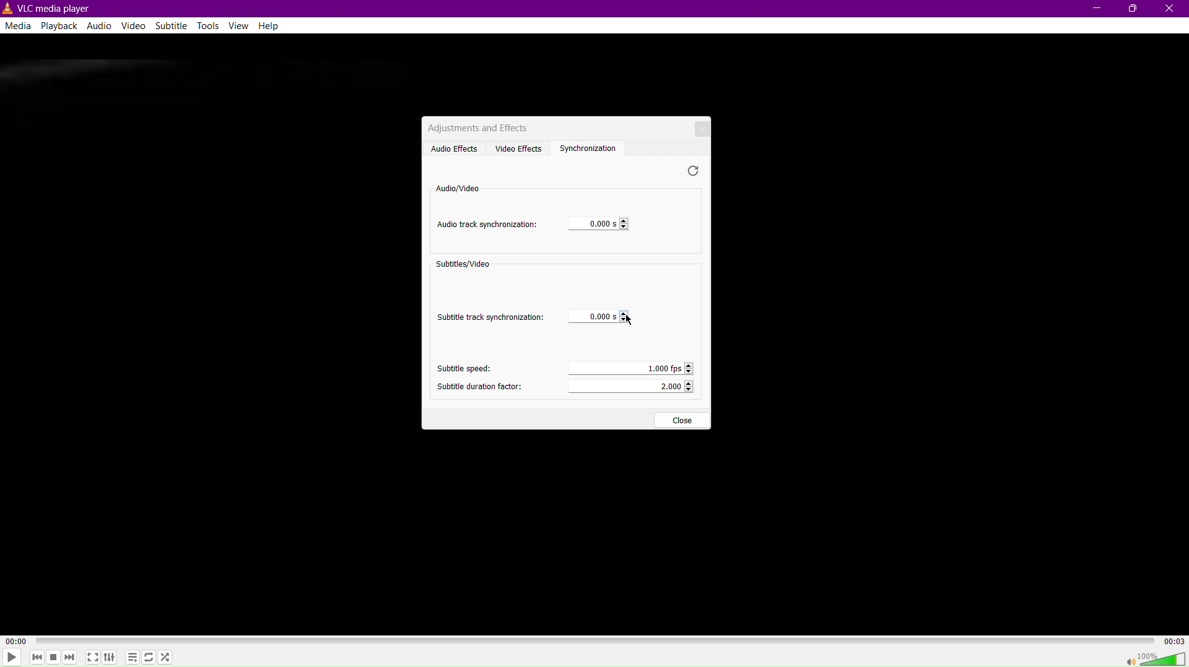 The width and height of the screenshot is (1189, 667). I want to click on Cursor Position, so click(629, 319).